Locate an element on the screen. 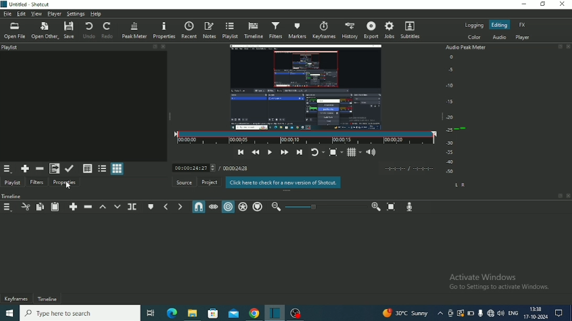 This screenshot has width=572, height=321. Close is located at coordinates (568, 47).